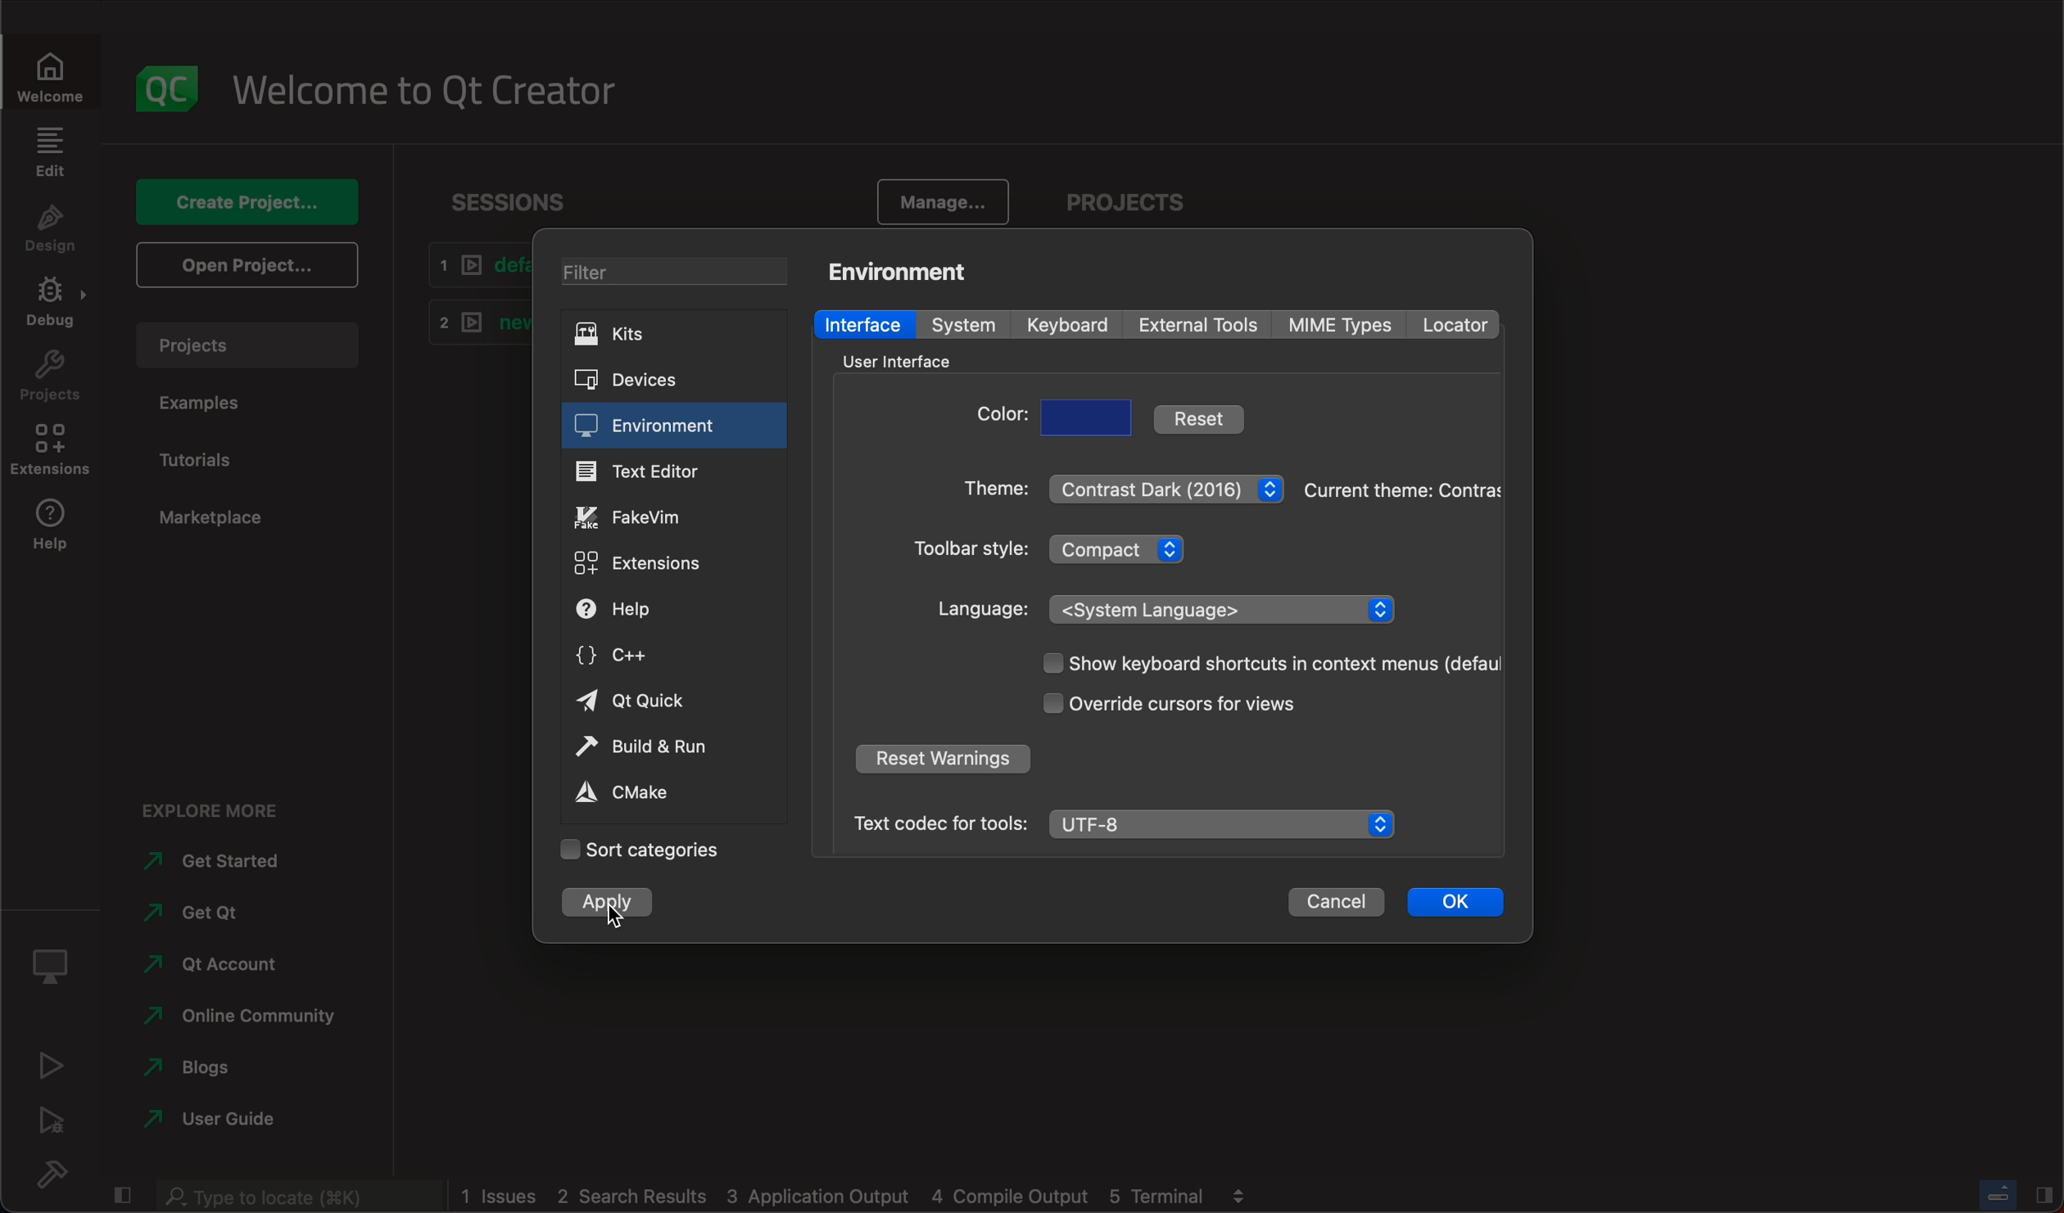 This screenshot has width=2064, height=1213. I want to click on create, so click(246, 196).